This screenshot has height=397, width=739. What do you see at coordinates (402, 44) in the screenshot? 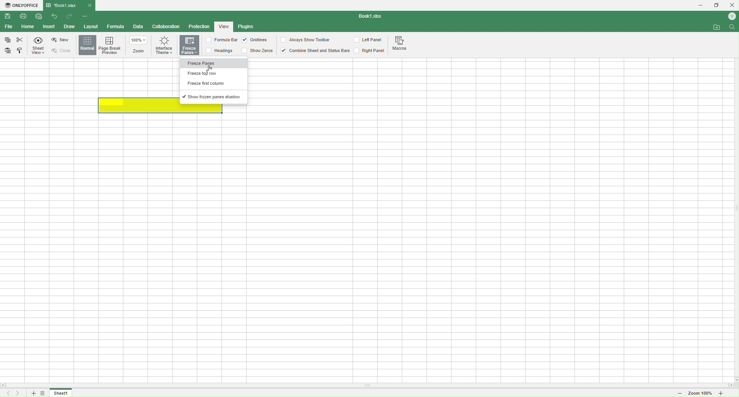
I see `Macros` at bounding box center [402, 44].